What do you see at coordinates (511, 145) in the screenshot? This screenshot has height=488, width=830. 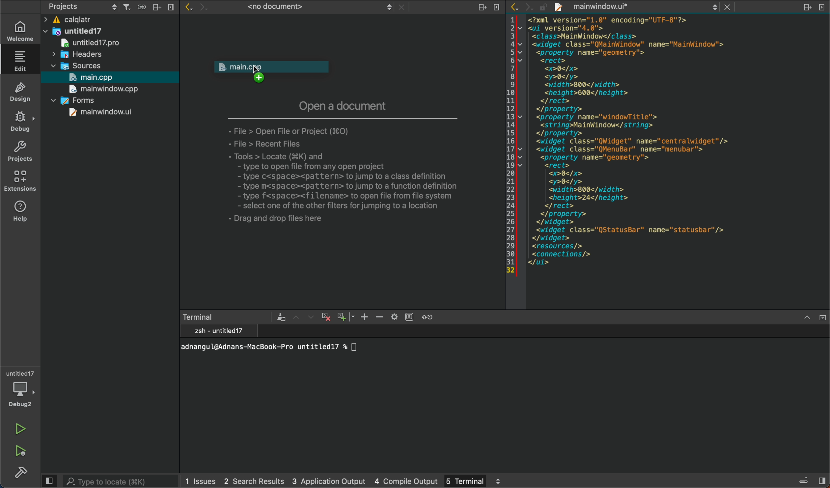 I see `line number` at bounding box center [511, 145].